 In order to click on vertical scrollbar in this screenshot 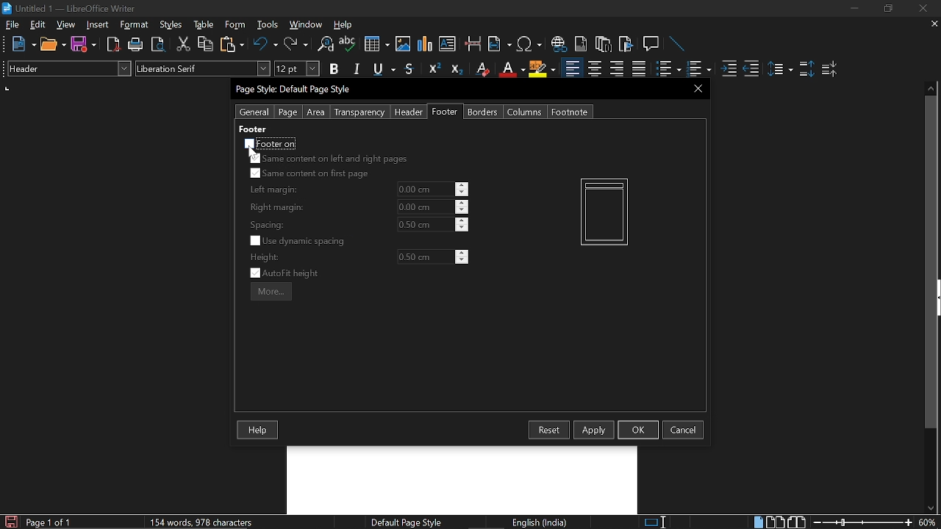, I will do `click(928, 262)`.